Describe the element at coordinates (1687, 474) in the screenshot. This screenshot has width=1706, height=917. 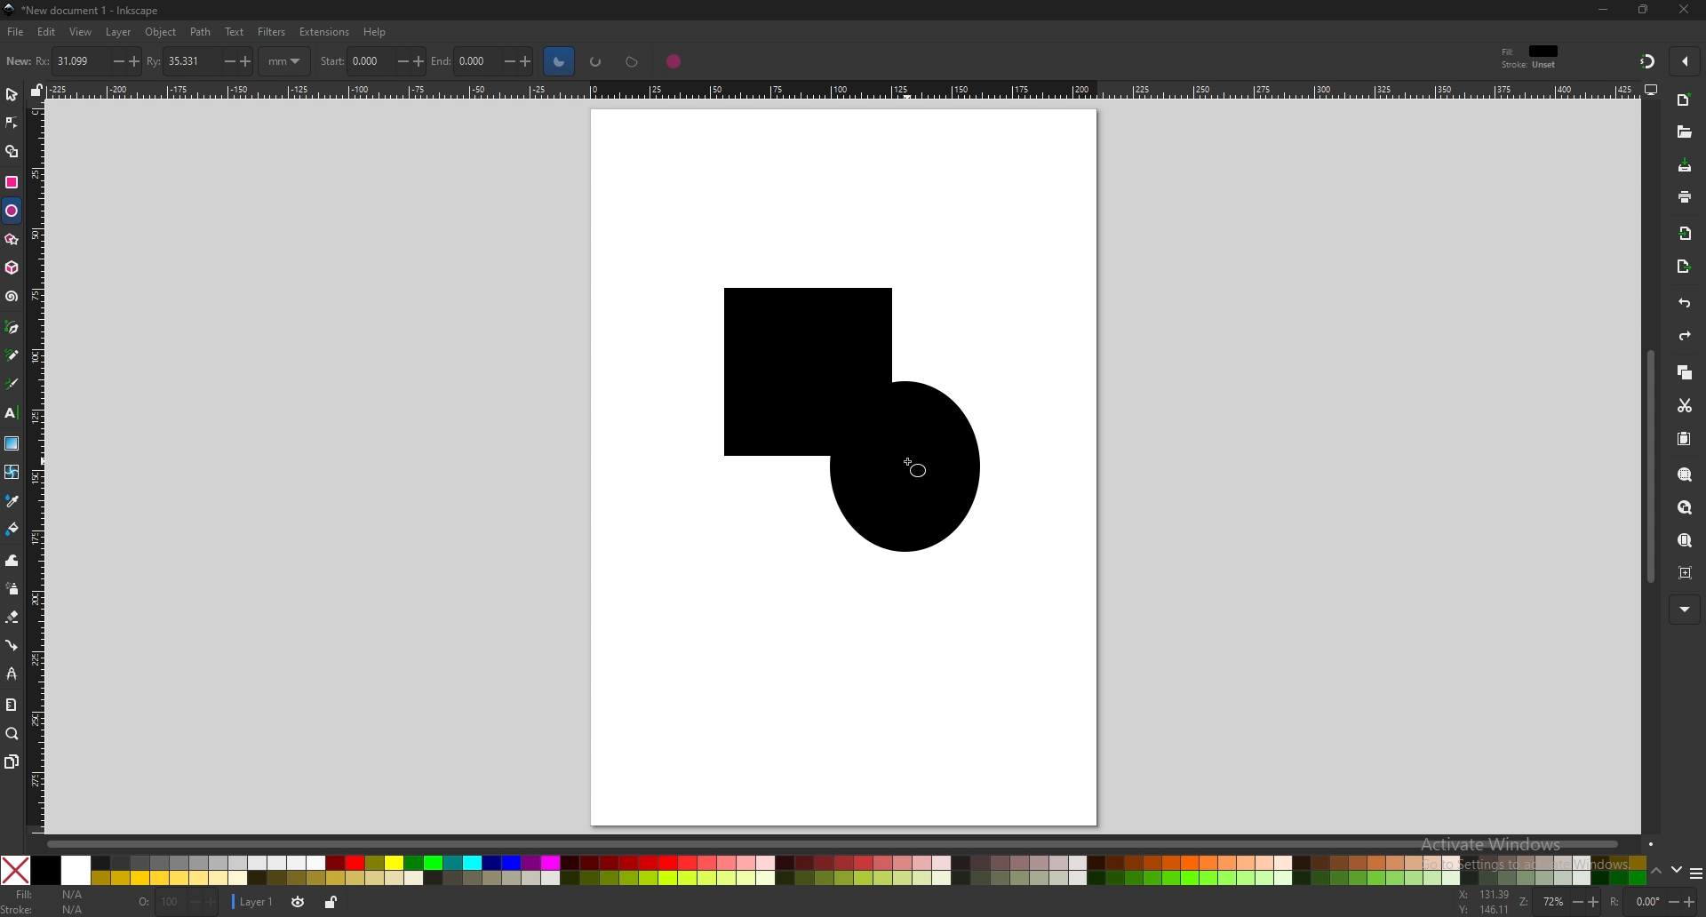
I see `zoom selection` at that location.